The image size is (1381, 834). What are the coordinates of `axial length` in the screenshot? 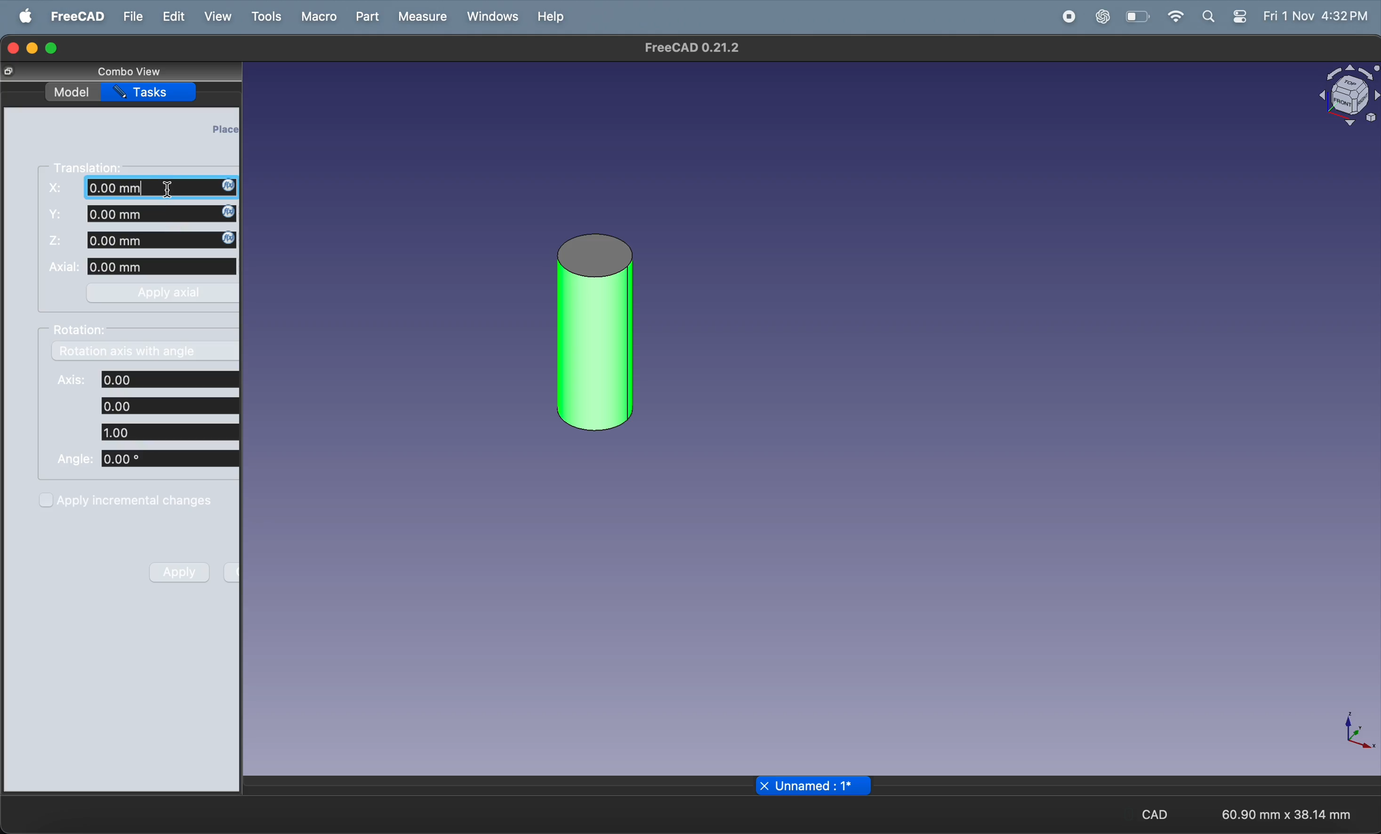 It's located at (164, 267).